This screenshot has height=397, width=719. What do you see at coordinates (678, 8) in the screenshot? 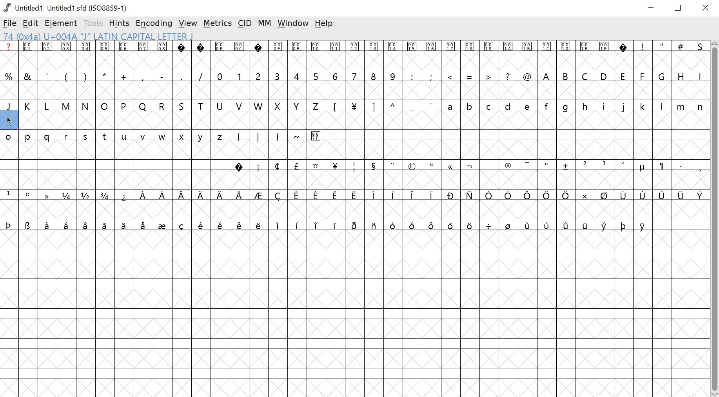
I see `restore down` at bounding box center [678, 8].